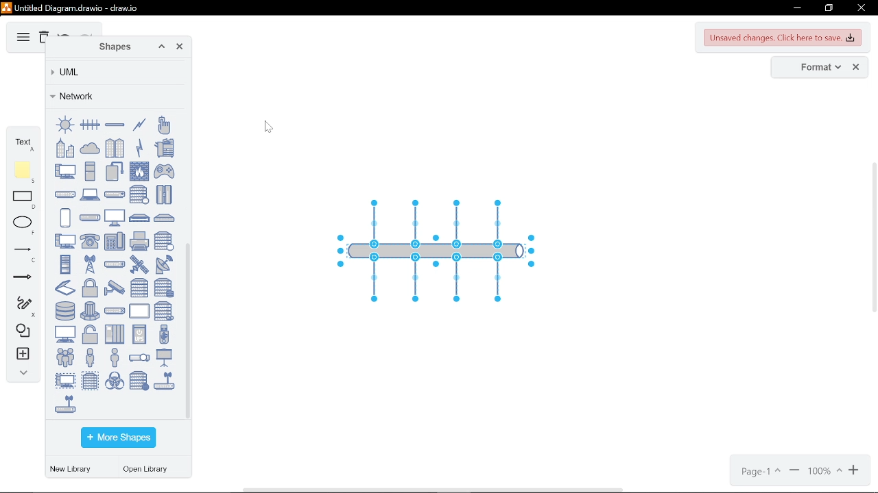 This screenshot has height=493, width=878. I want to click on page, so click(759, 472).